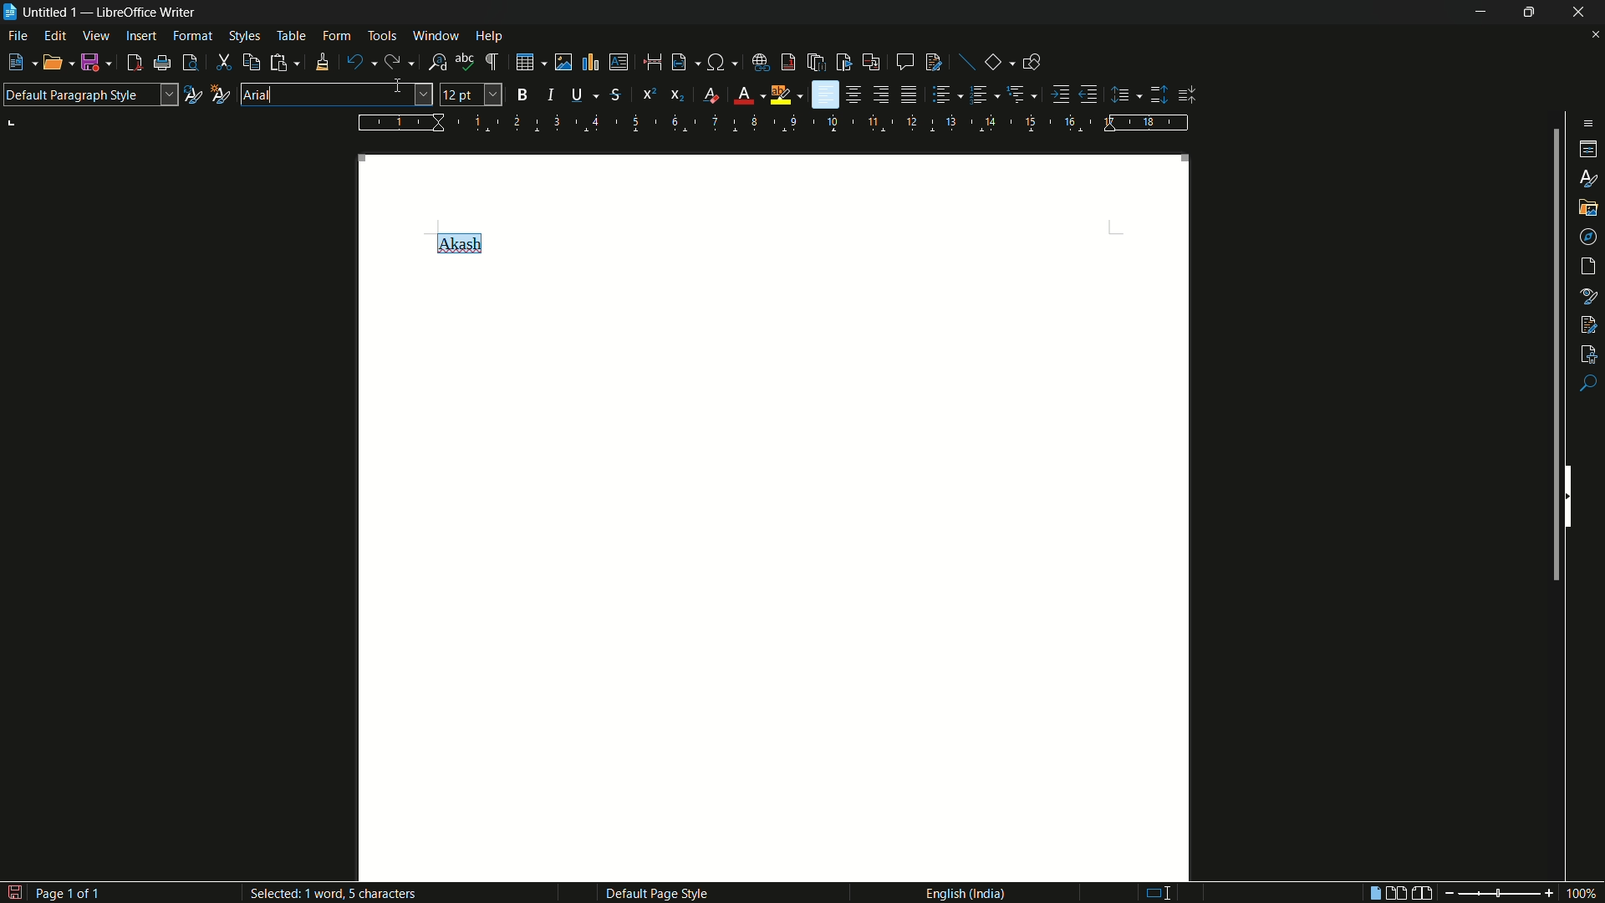 The width and height of the screenshot is (1605, 903). Describe the element at coordinates (39, 10) in the screenshot. I see `file name` at that location.